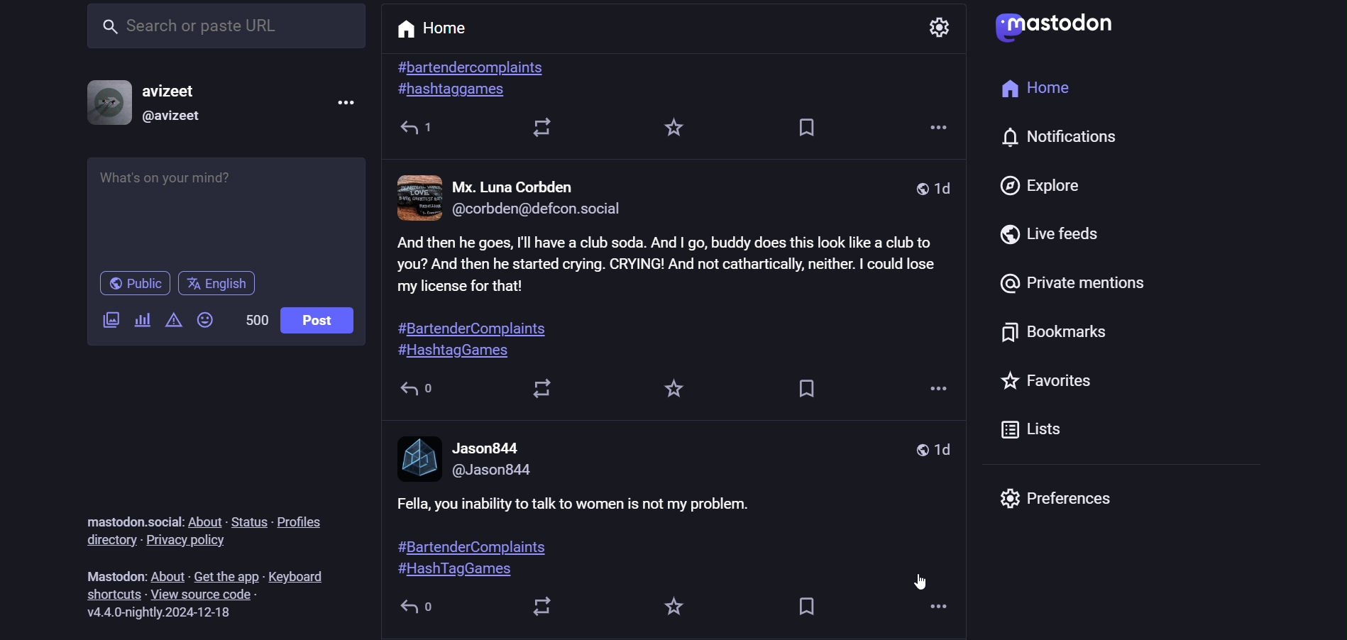  Describe the element at coordinates (671, 300) in the screenshot. I see `new posts updated` at that location.